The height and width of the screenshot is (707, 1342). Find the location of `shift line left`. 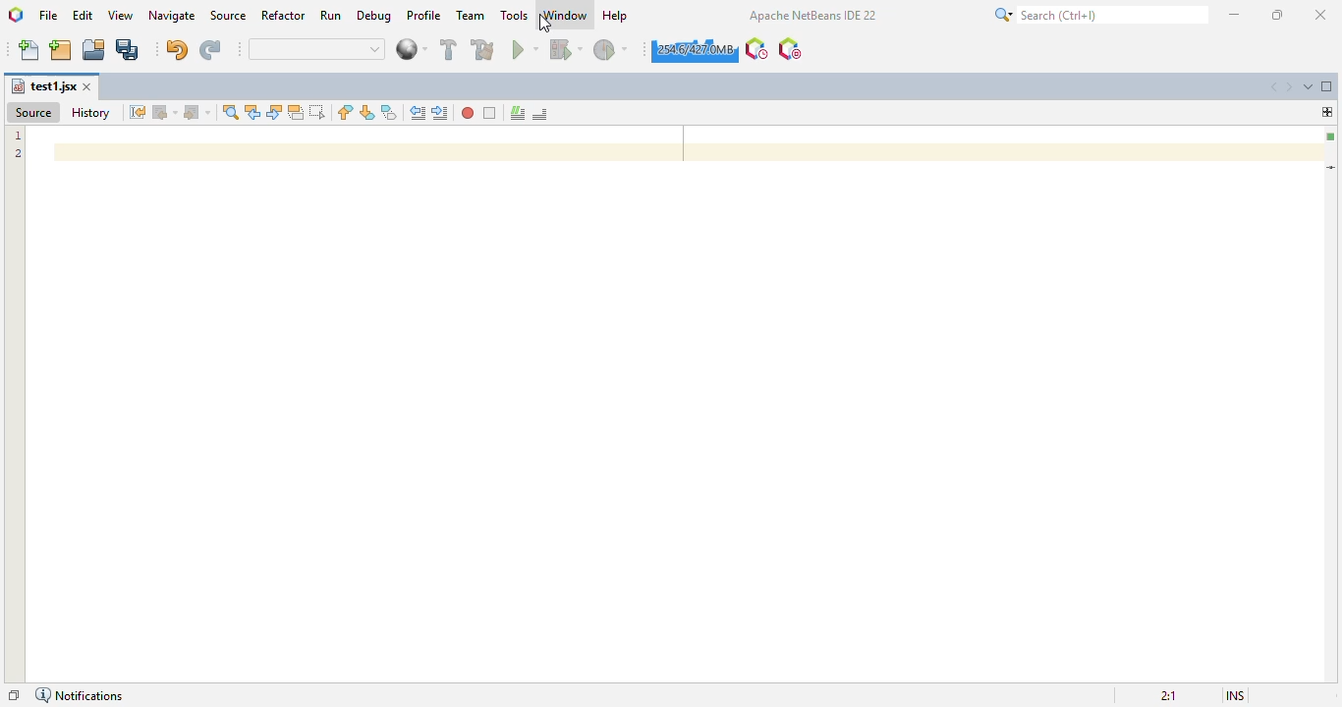

shift line left is located at coordinates (419, 112).